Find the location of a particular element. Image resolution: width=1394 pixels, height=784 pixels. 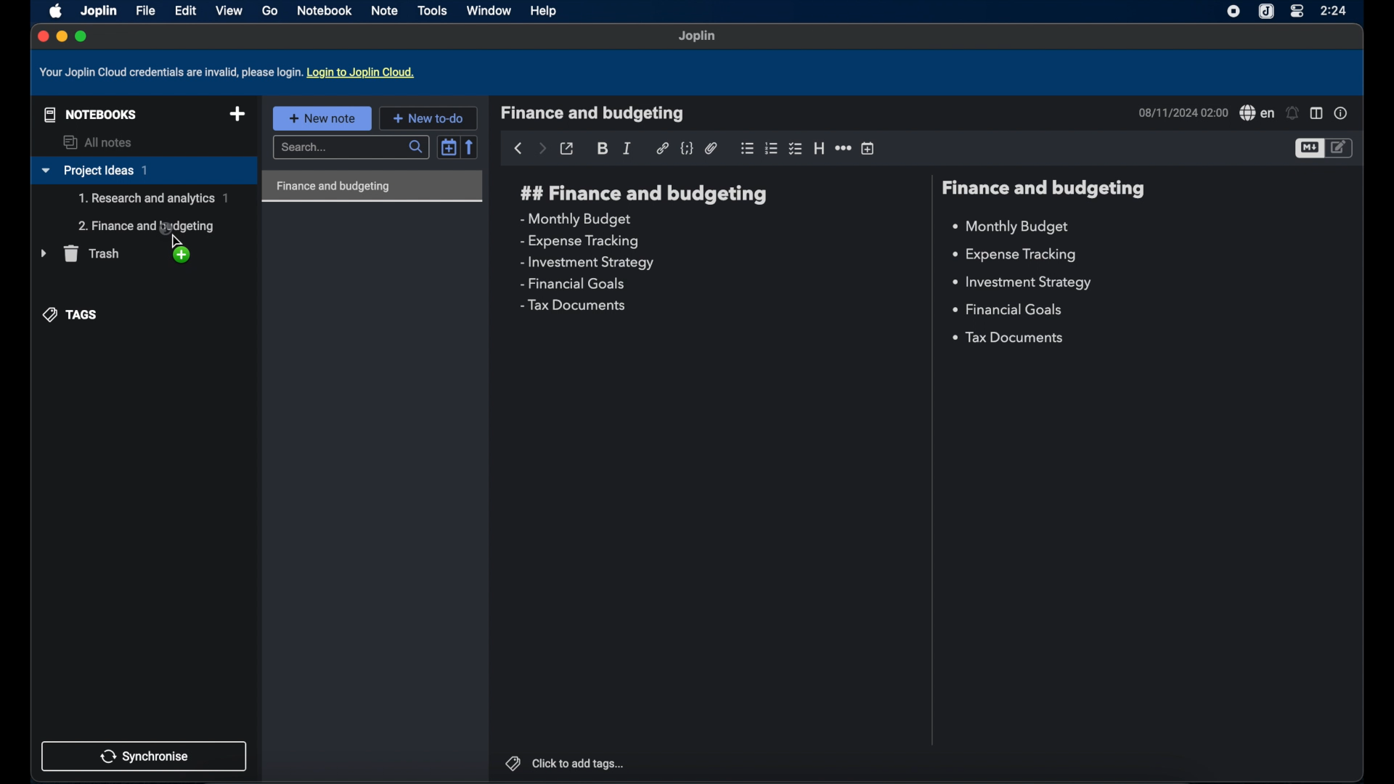

view is located at coordinates (229, 10).